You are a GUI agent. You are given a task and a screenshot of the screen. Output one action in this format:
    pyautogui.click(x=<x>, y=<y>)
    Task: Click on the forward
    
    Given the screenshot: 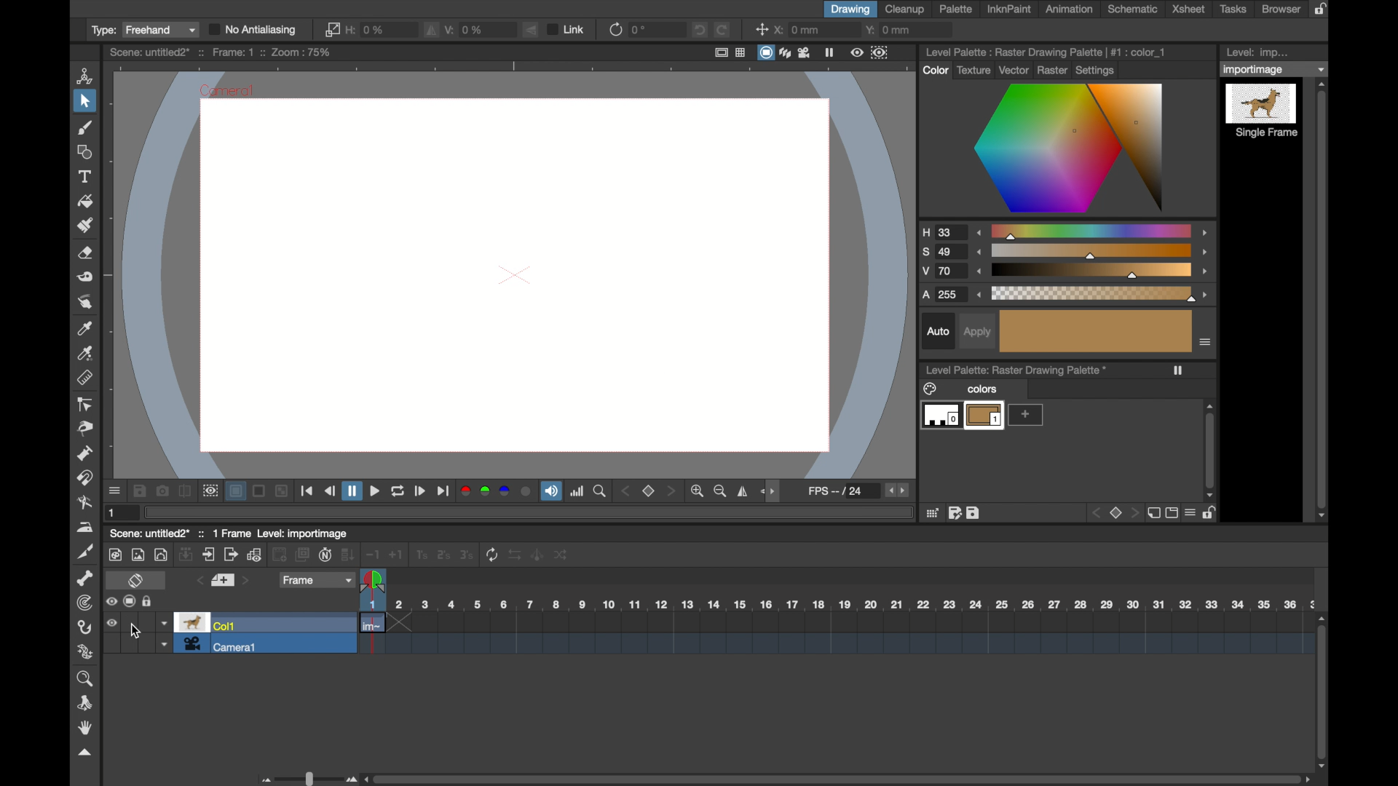 What is the action you would take?
    pyautogui.click(x=375, y=491)
    